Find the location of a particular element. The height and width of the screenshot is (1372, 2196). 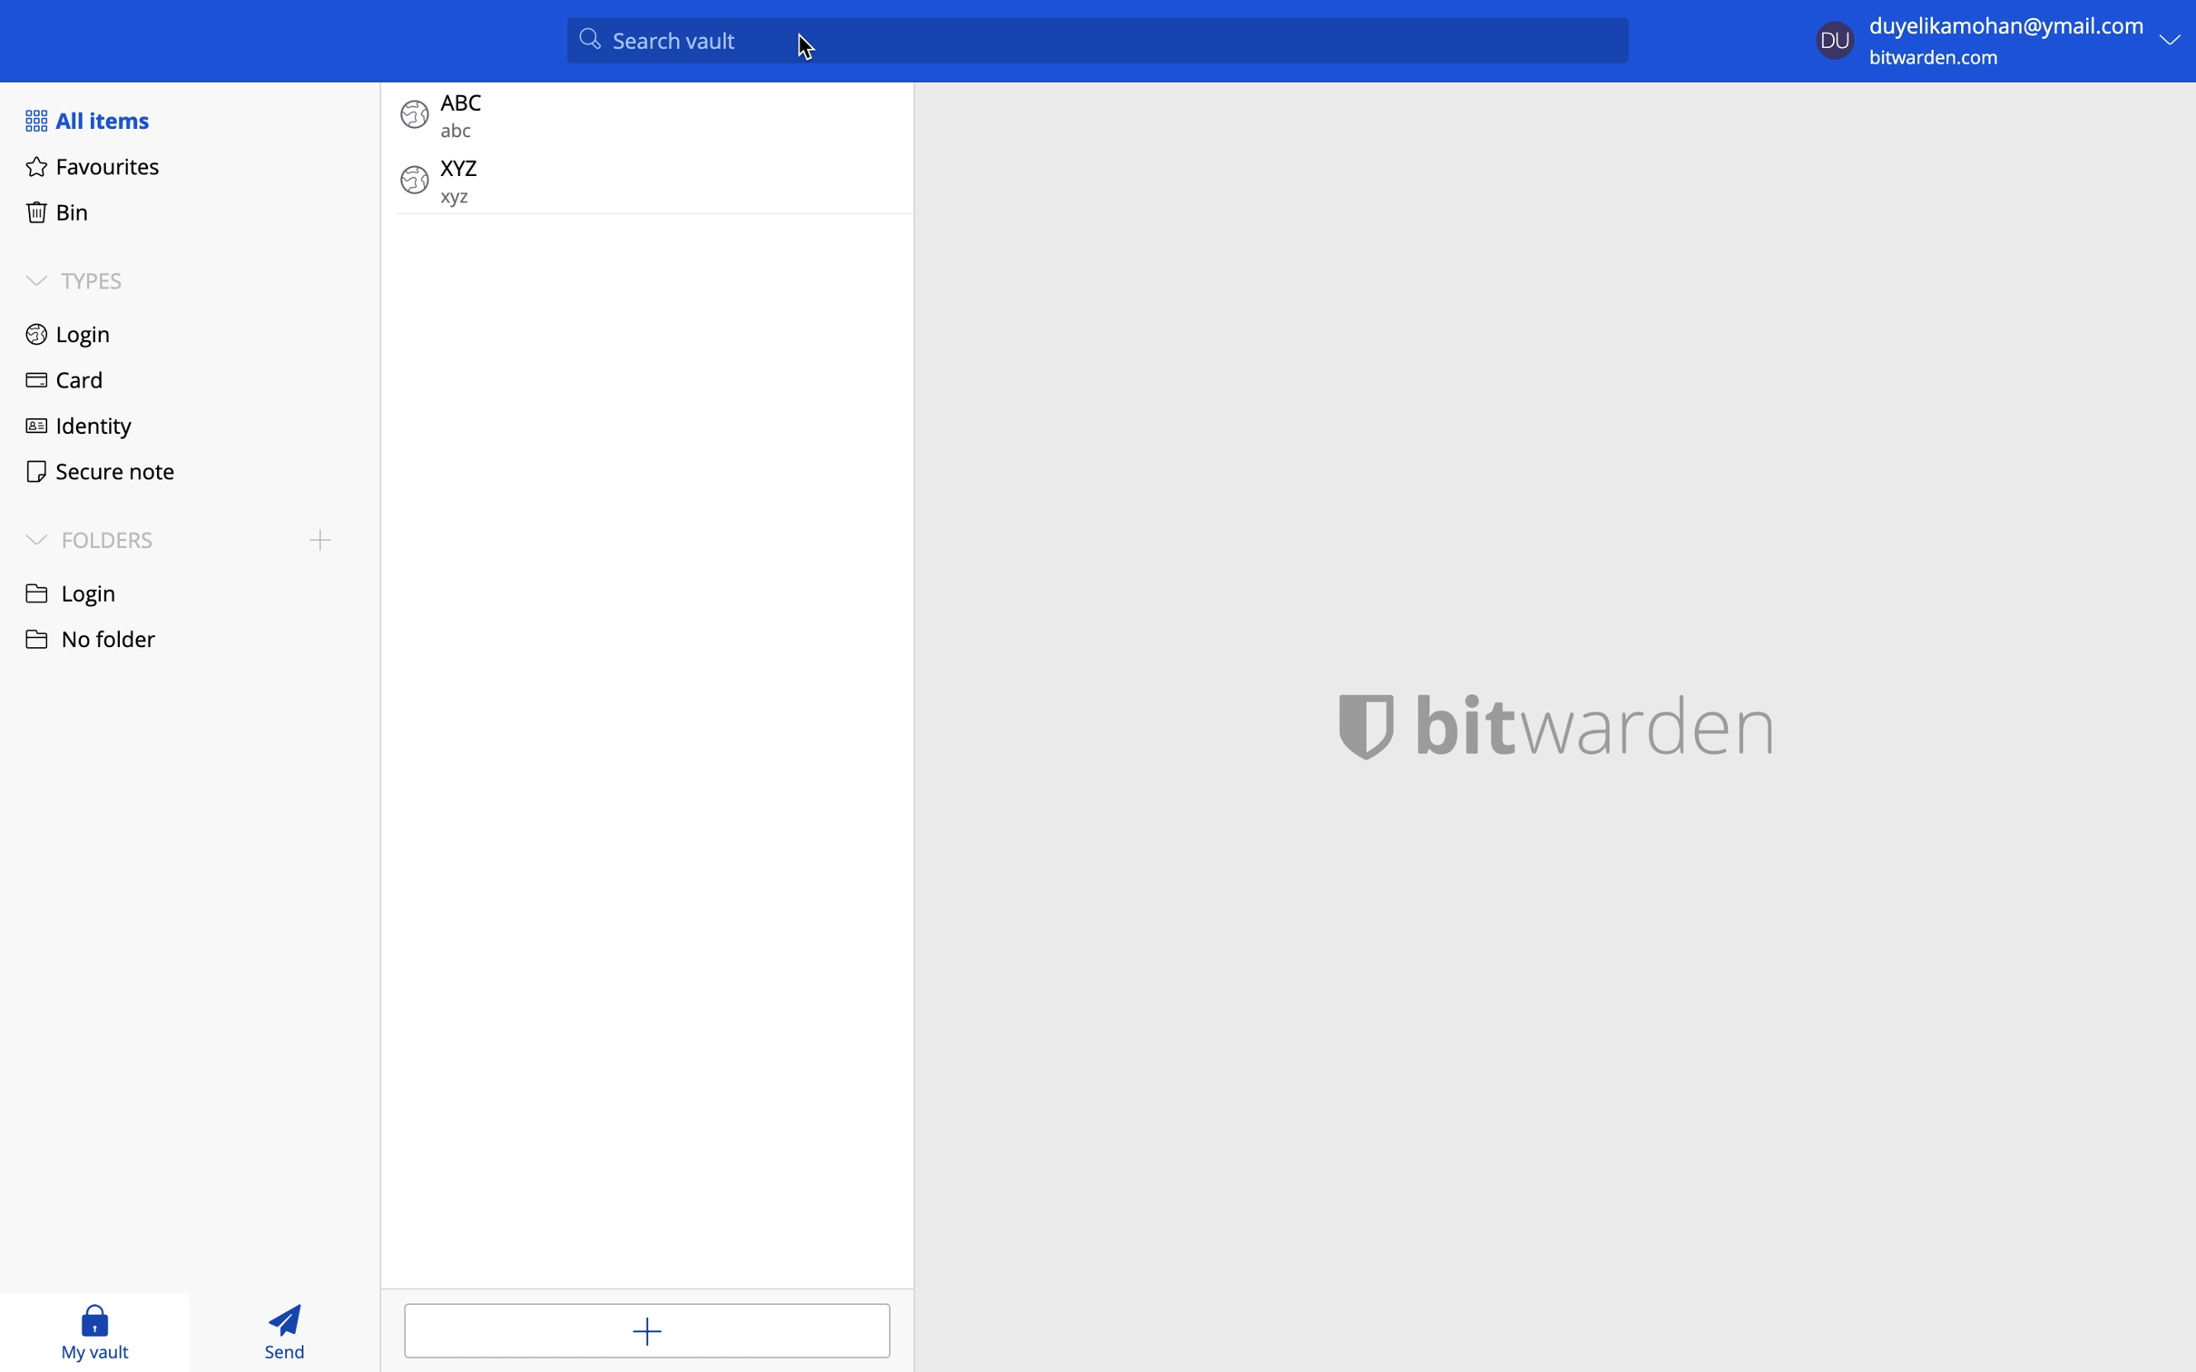

login item: ABC is located at coordinates (652, 114).